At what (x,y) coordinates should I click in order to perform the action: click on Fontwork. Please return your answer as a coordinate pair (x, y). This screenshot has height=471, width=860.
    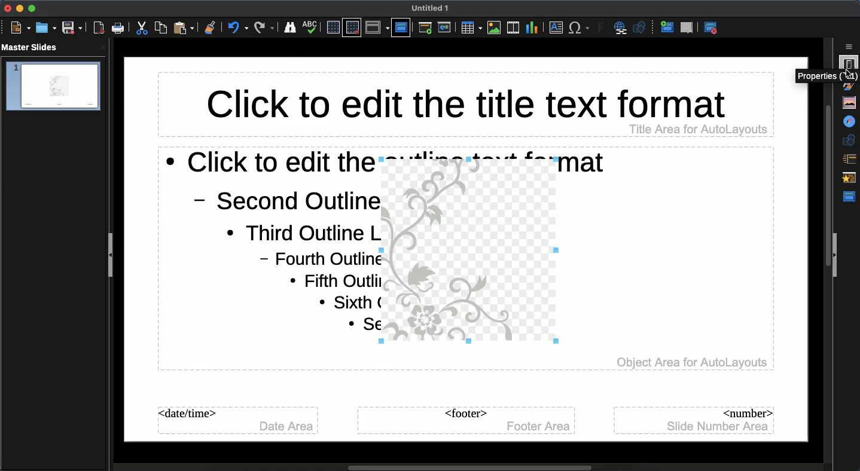
    Looking at the image, I should click on (602, 29).